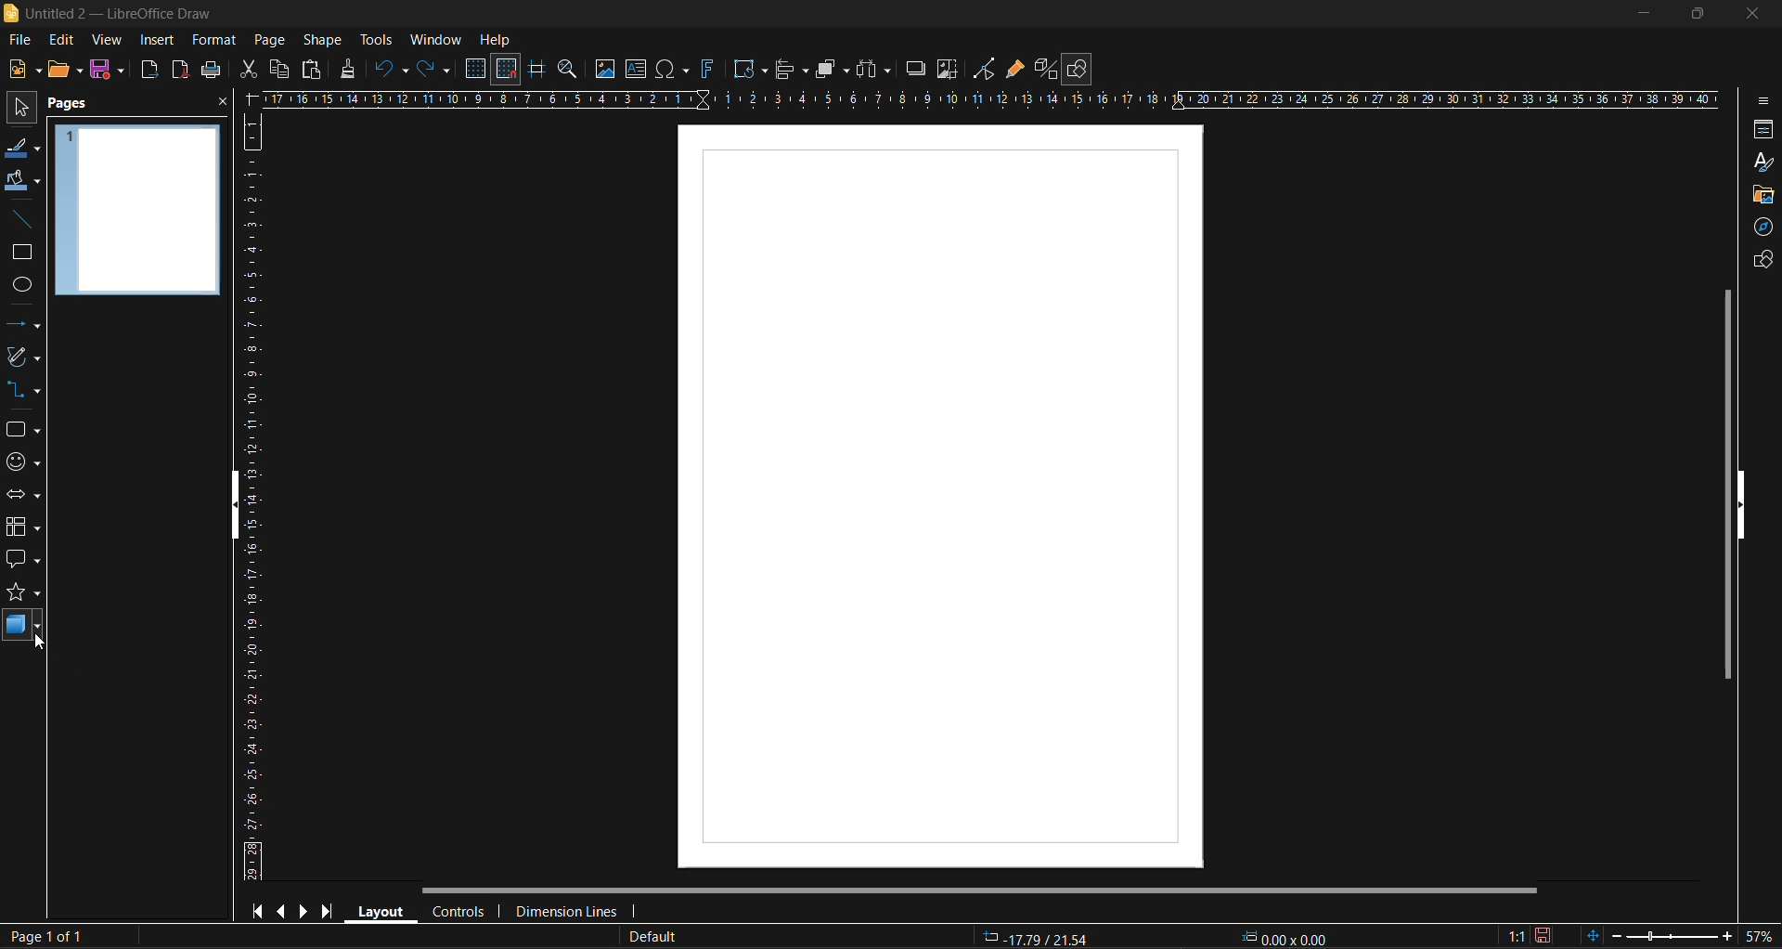 Image resolution: width=1782 pixels, height=949 pixels. Describe the element at coordinates (572, 71) in the screenshot. I see `zoom` at that location.